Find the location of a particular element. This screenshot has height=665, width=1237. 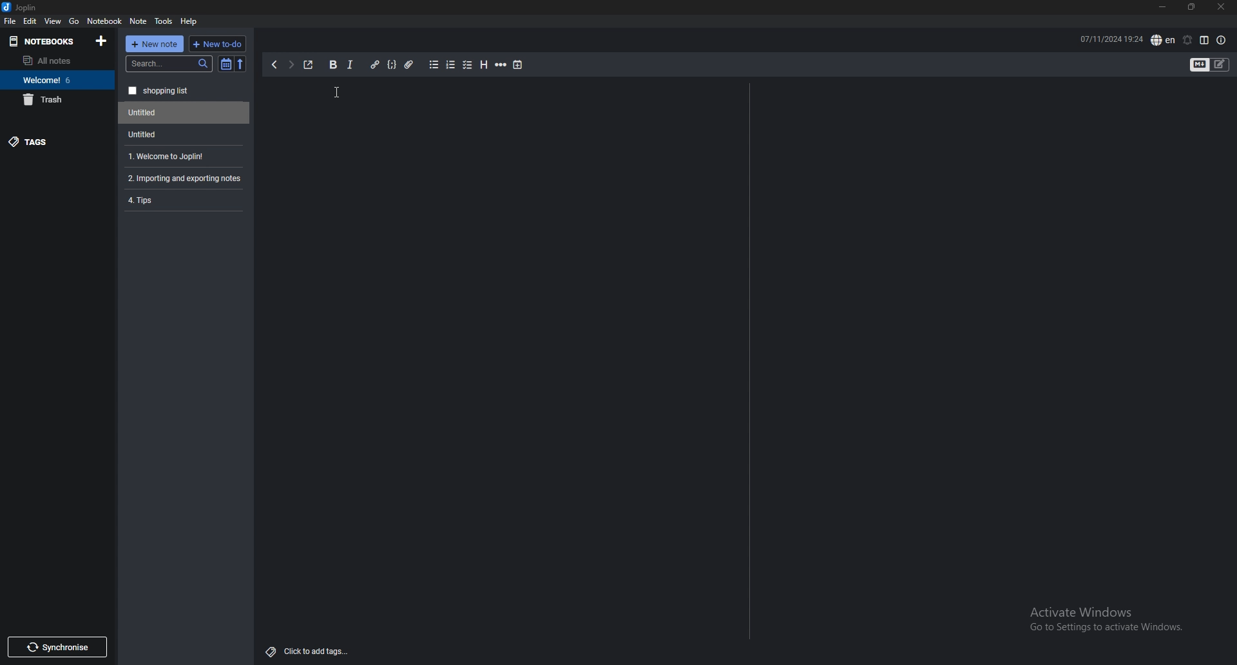

attachment is located at coordinates (409, 65).